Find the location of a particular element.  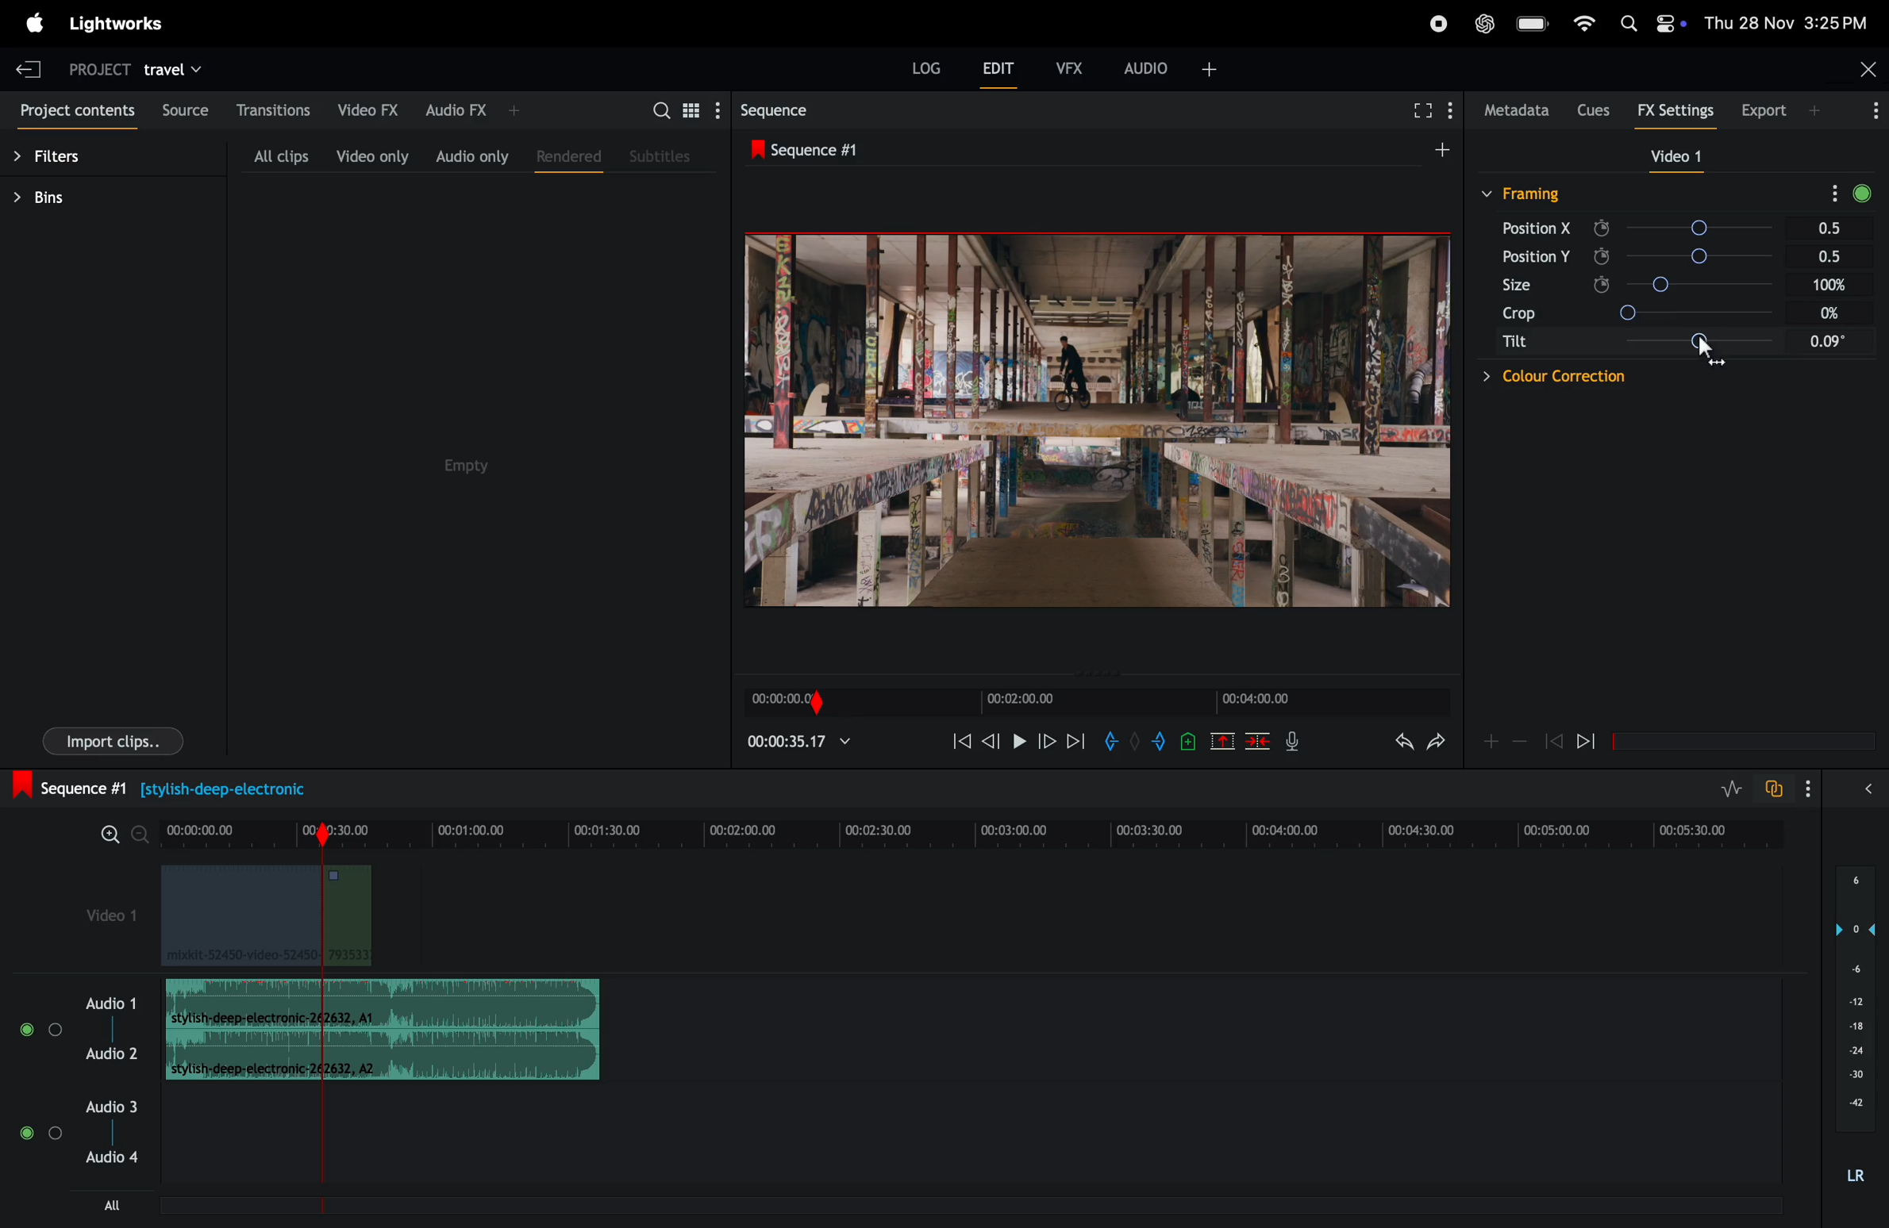

toggle bypass is located at coordinates (1862, 190).